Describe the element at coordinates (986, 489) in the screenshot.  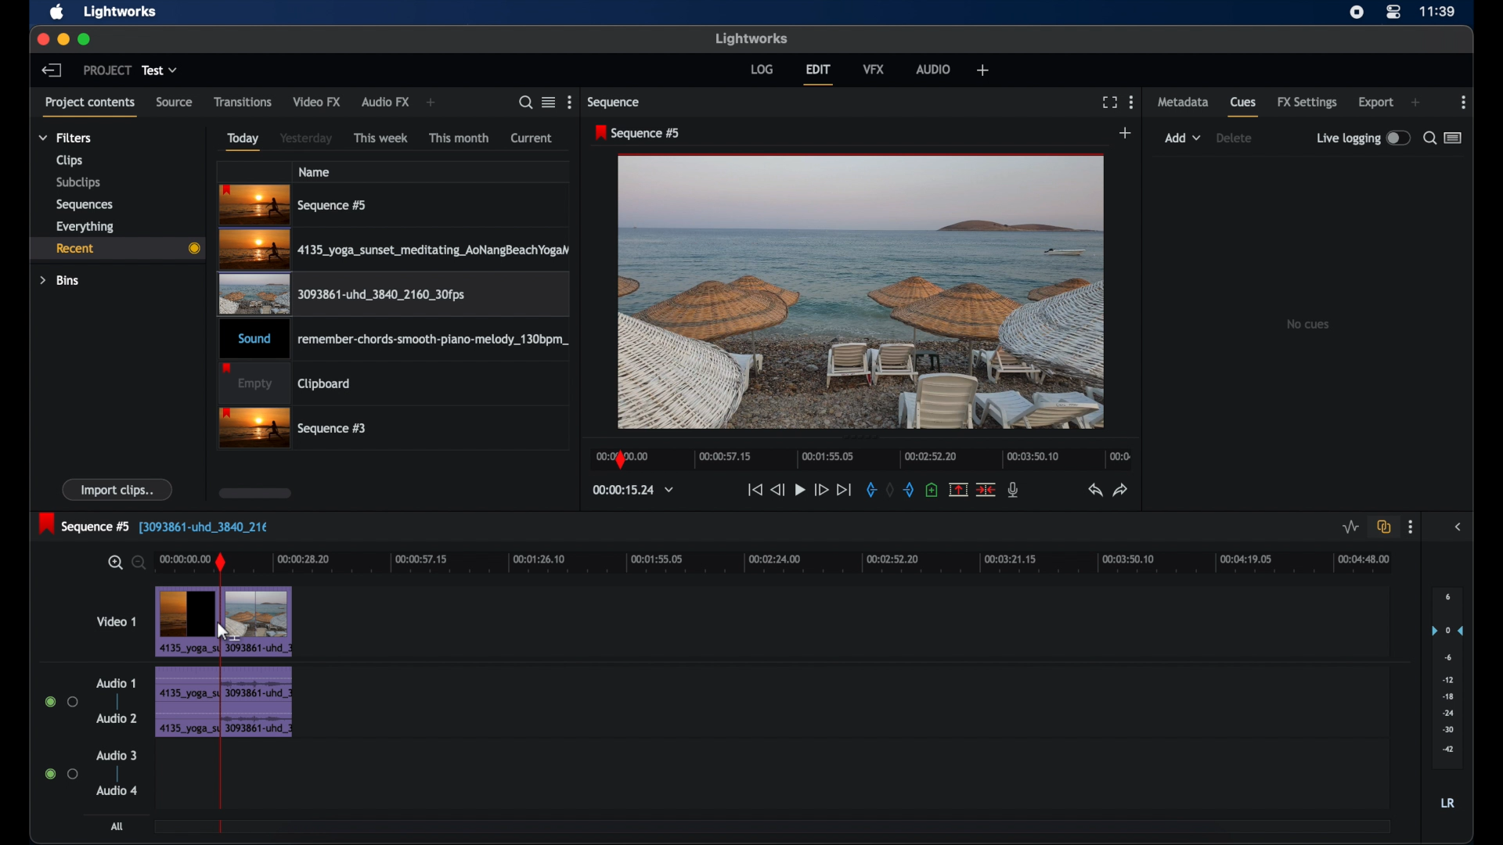
I see `cut` at that location.